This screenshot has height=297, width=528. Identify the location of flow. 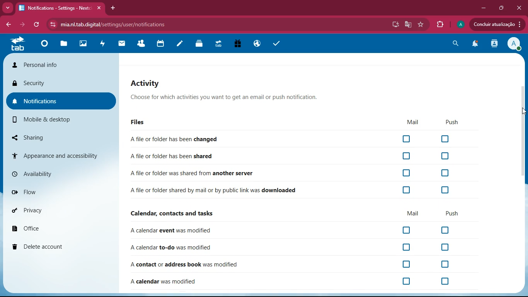
(63, 191).